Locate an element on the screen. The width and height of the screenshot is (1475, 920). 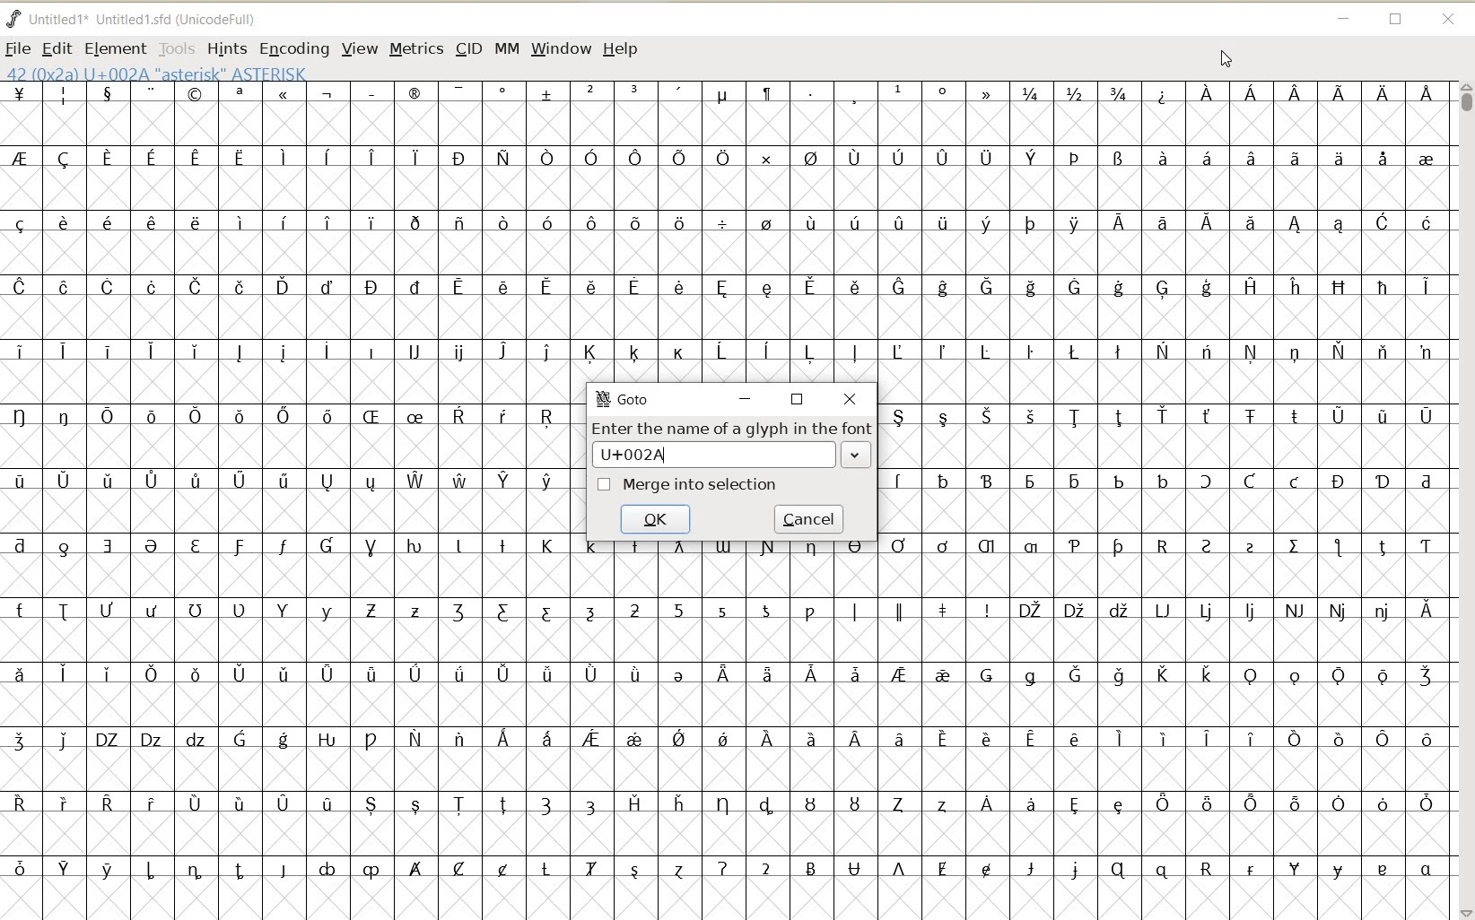
GLYPHY CHARACTERS & NUMBERS is located at coordinates (1162, 652).